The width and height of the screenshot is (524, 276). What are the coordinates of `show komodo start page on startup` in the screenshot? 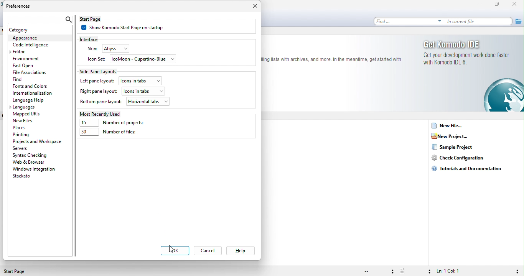 It's located at (128, 28).